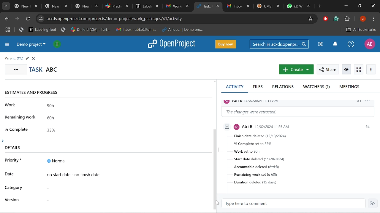  What do you see at coordinates (284, 87) in the screenshot?
I see `Relations` at bounding box center [284, 87].